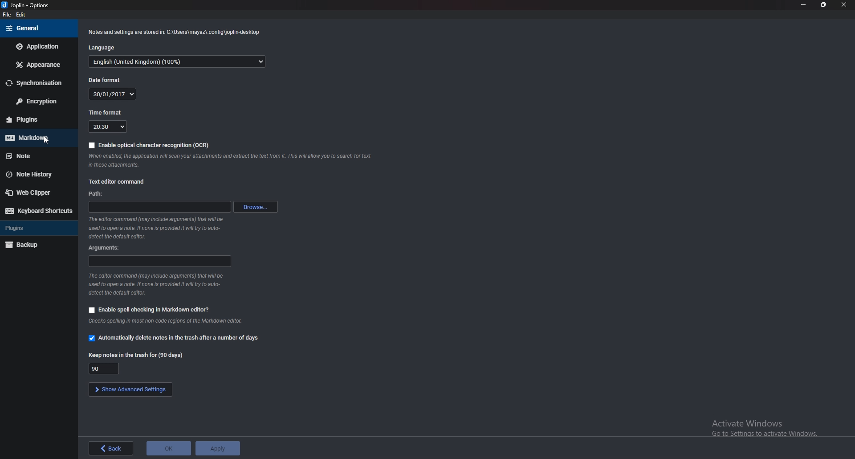 The width and height of the screenshot is (855, 459). What do you see at coordinates (34, 138) in the screenshot?
I see `markdown` at bounding box center [34, 138].